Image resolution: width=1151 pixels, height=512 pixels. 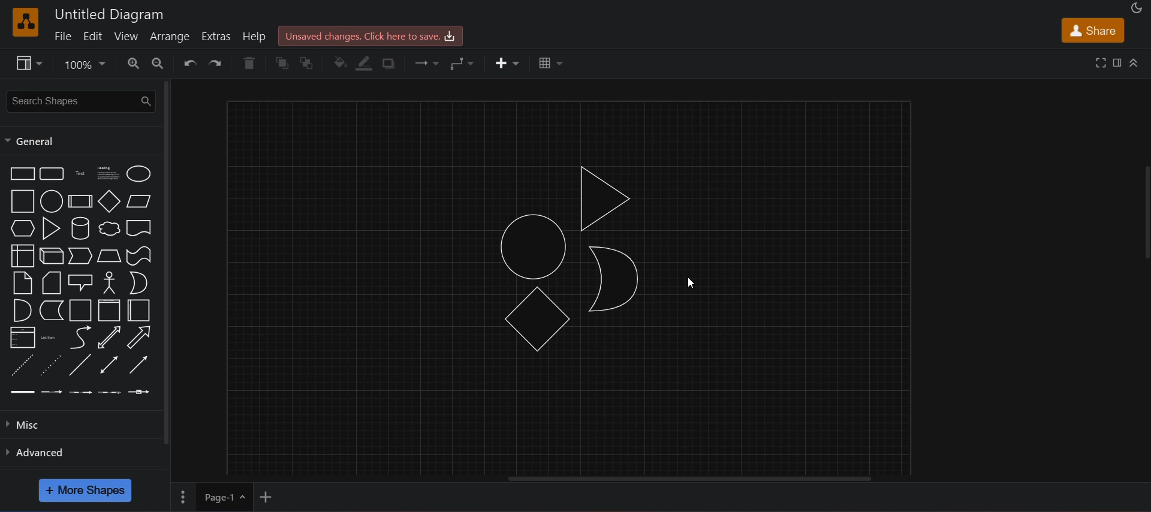 I want to click on extras, so click(x=218, y=35).